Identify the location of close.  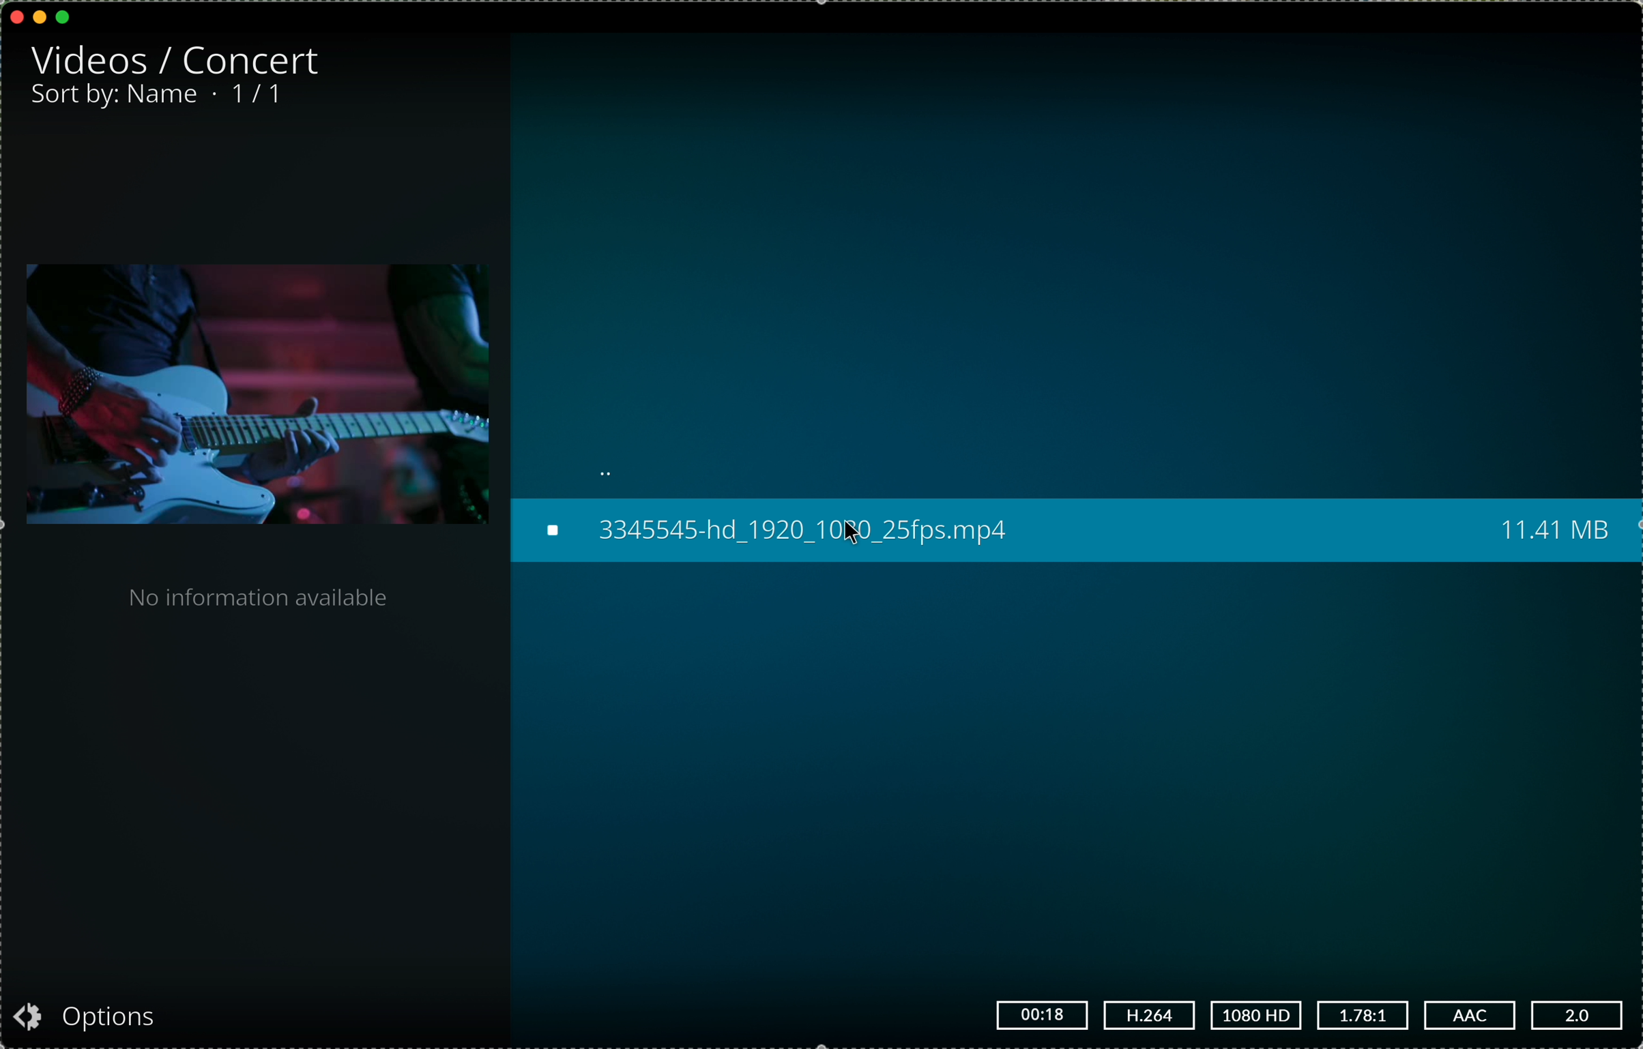
(18, 16).